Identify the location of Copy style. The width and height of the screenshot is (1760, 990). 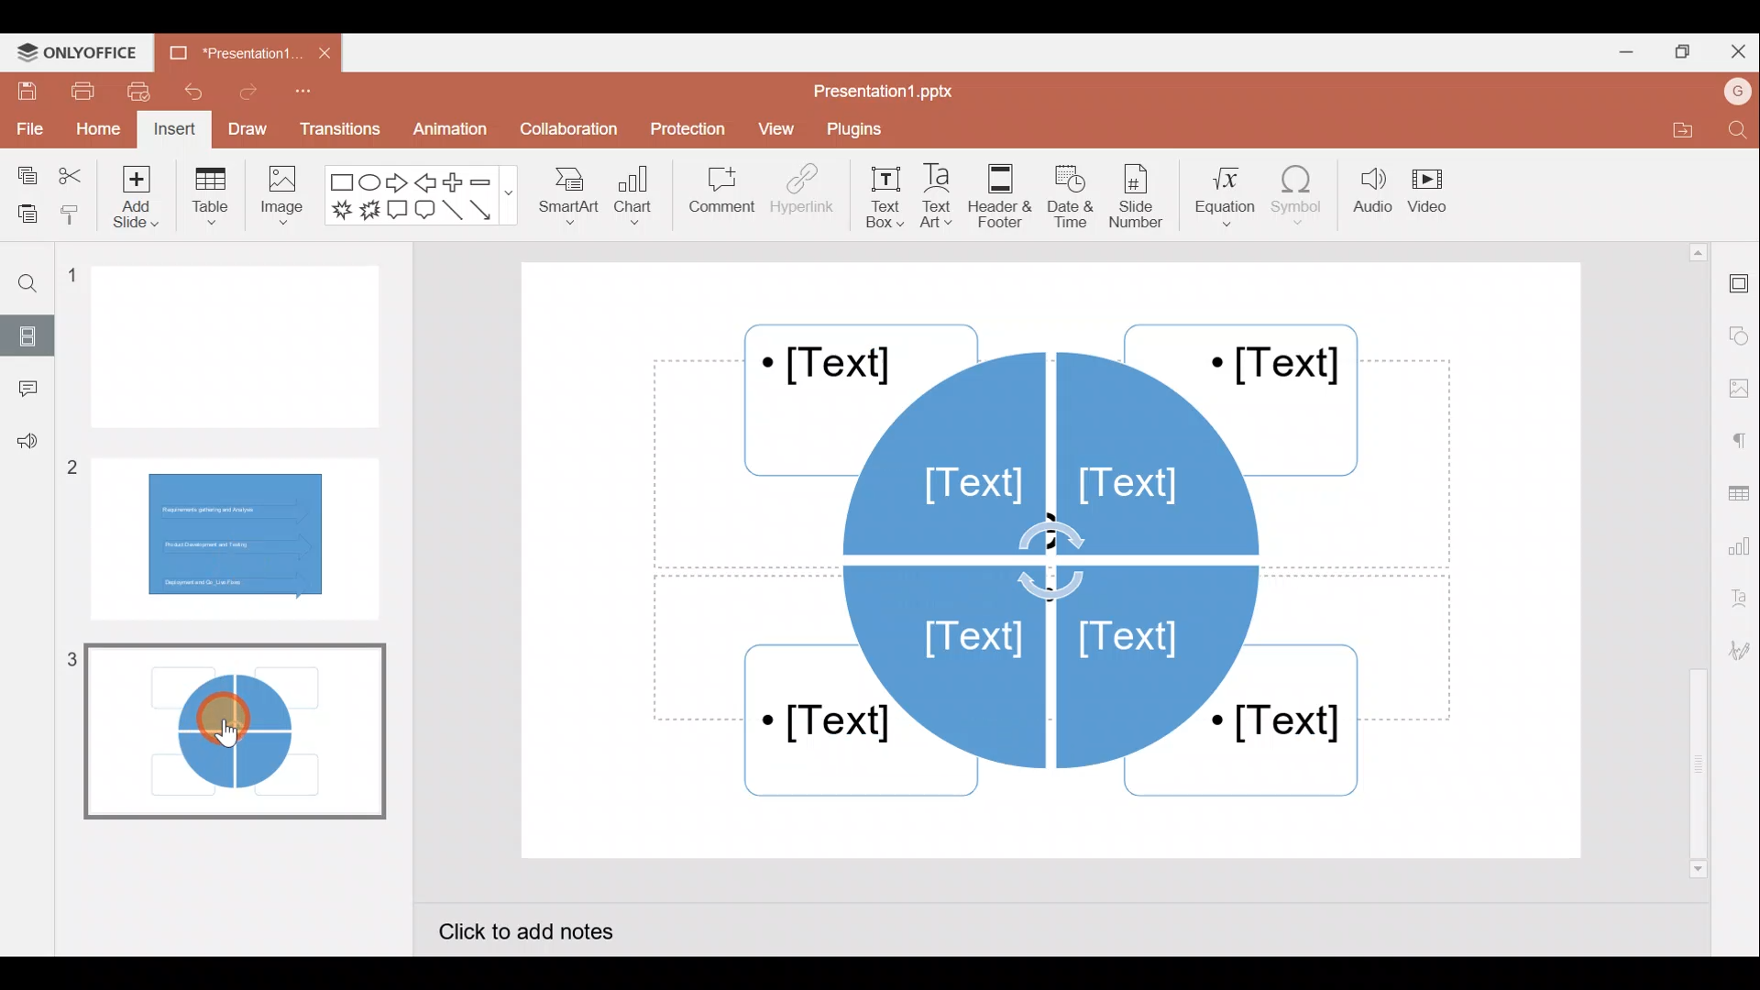
(71, 214).